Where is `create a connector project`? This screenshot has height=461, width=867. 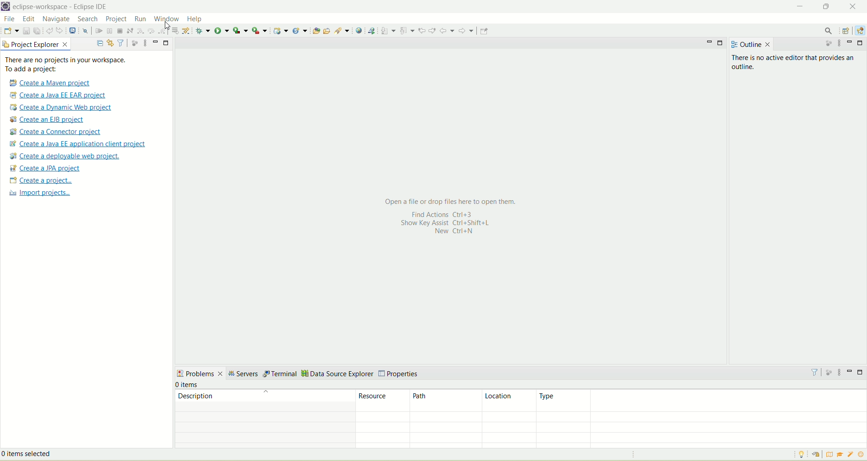 create a connector project is located at coordinates (56, 133).